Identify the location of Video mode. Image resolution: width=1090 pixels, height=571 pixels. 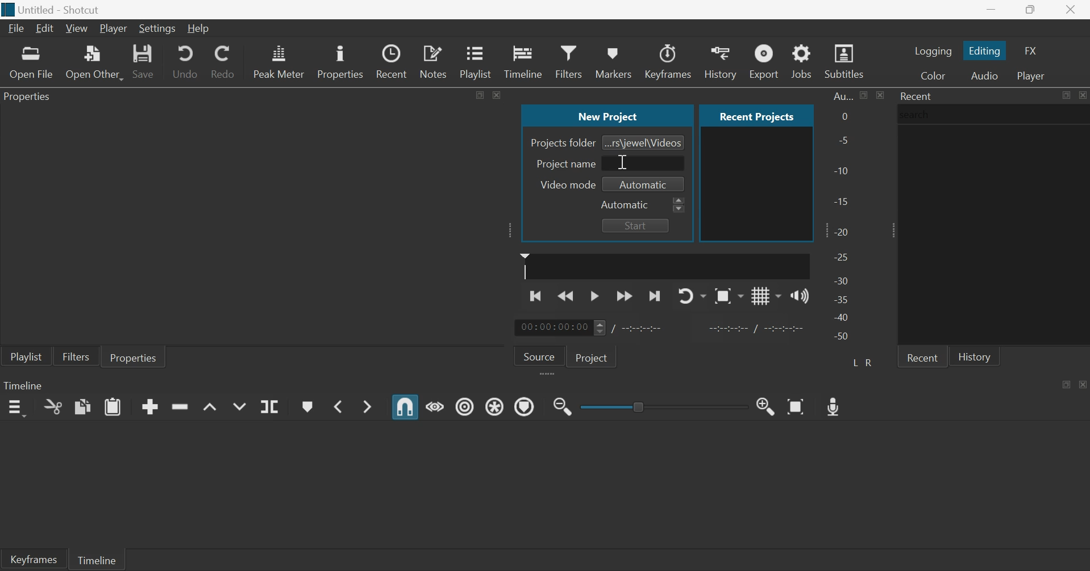
(565, 184).